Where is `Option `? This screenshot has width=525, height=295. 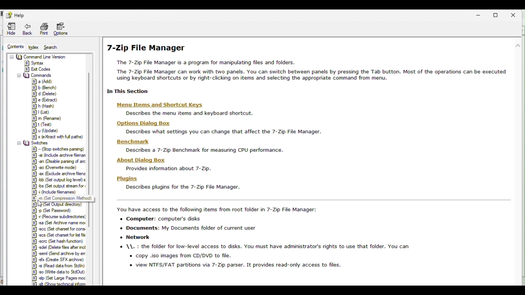
Option  is located at coordinates (61, 28).